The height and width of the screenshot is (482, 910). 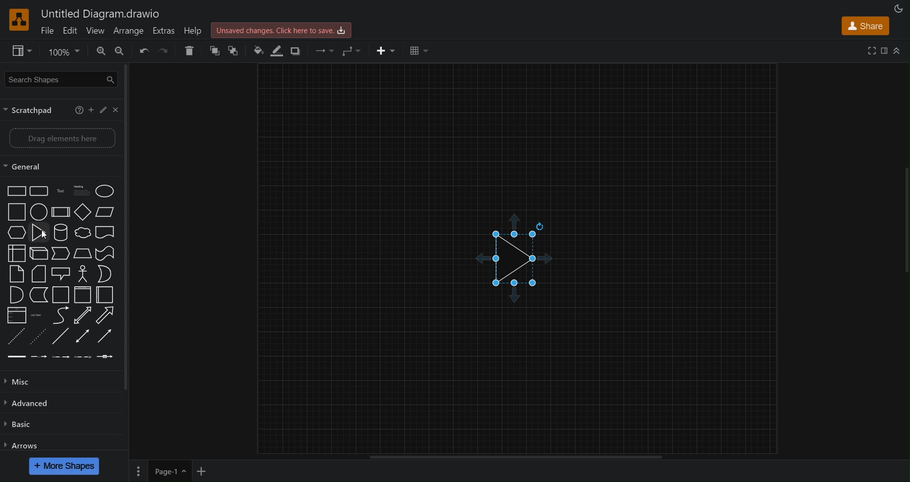 What do you see at coordinates (60, 274) in the screenshot?
I see `Shapes Menu` at bounding box center [60, 274].